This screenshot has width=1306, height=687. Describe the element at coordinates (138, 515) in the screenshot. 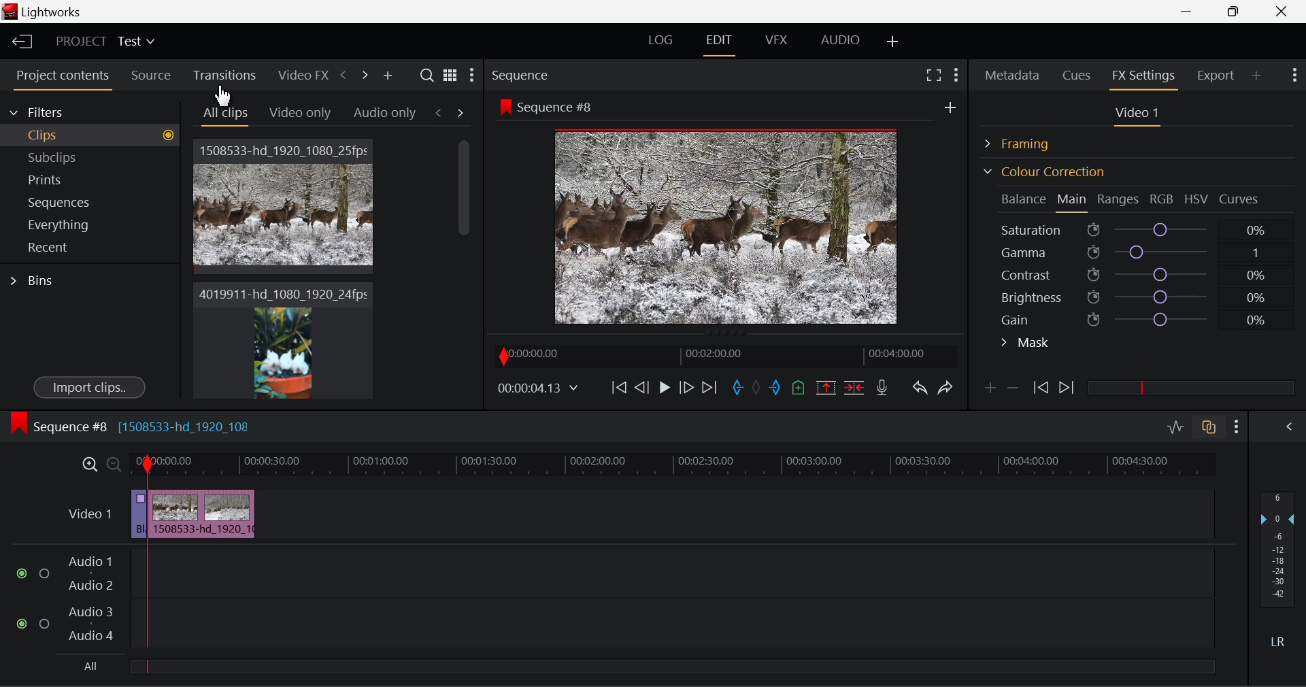

I see `Clip 1 Segment` at that location.